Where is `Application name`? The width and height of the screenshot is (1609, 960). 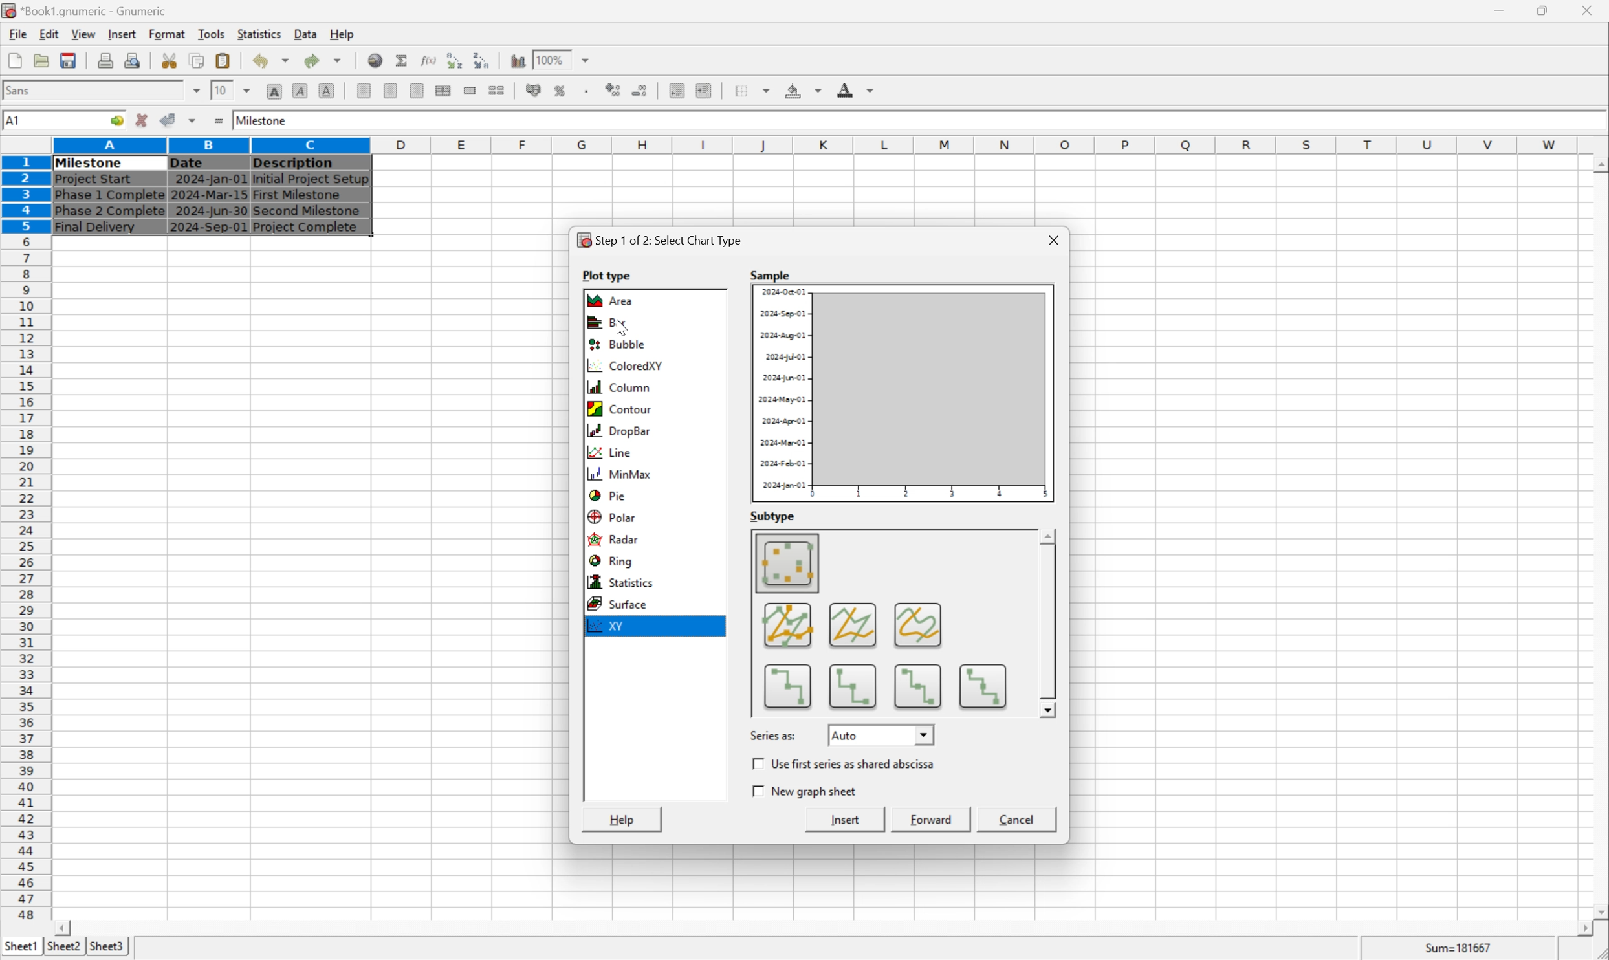
Application name is located at coordinates (86, 11).